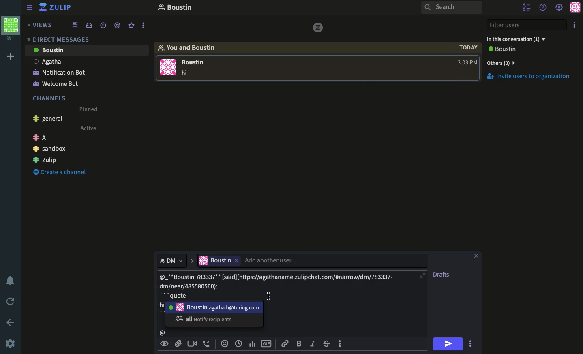  What do you see at coordinates (543, 7) in the screenshot?
I see `Help` at bounding box center [543, 7].